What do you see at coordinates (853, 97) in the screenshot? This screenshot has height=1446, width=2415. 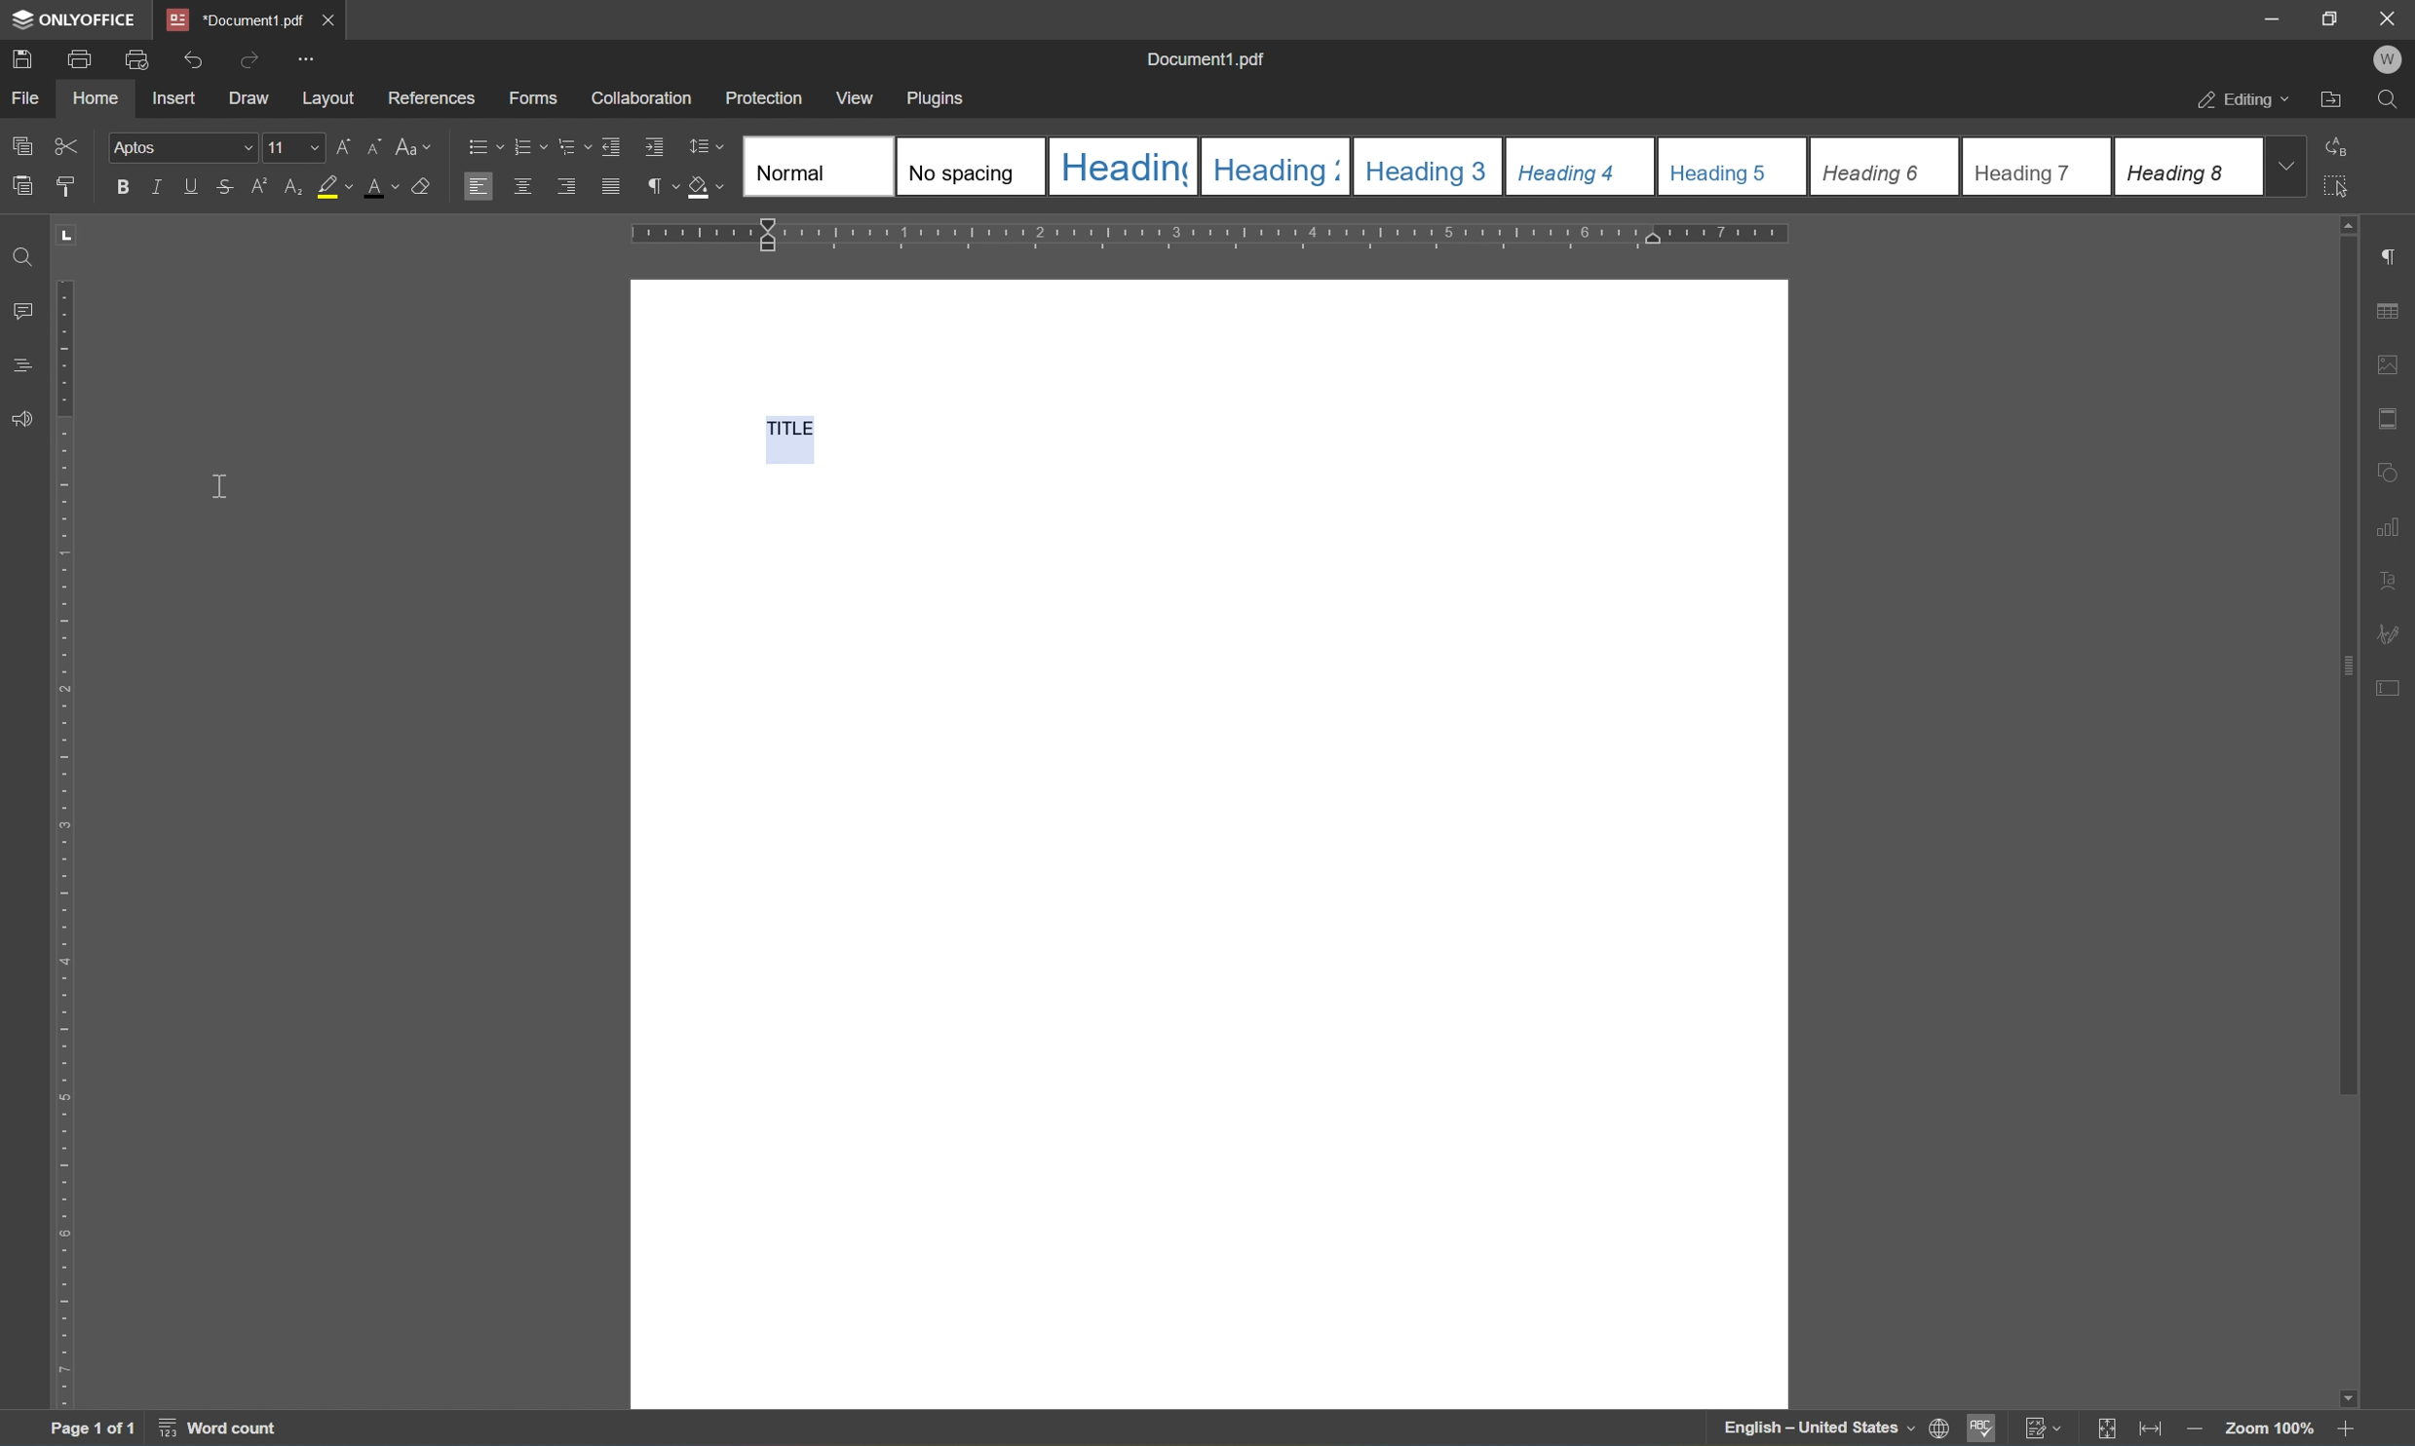 I see `view` at bounding box center [853, 97].